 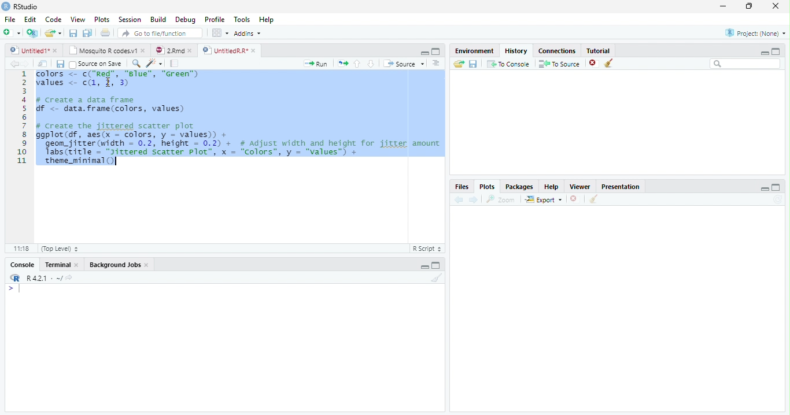 What do you see at coordinates (462, 187) in the screenshot?
I see `Files` at bounding box center [462, 187].